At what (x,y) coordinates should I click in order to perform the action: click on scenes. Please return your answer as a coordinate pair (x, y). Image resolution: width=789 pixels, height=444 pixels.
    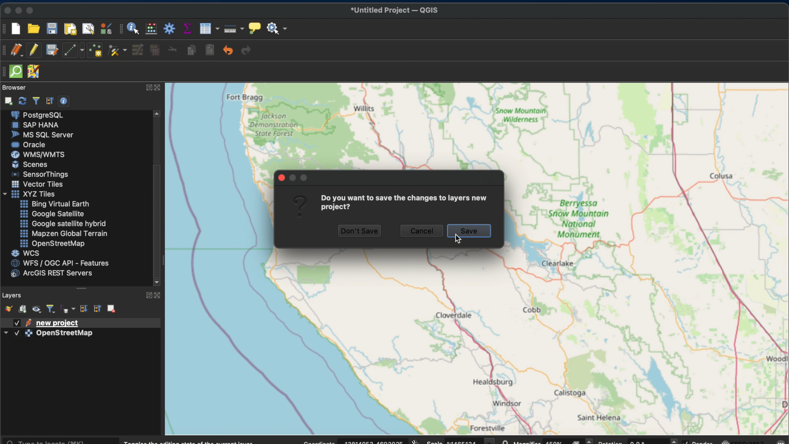
    Looking at the image, I should click on (29, 164).